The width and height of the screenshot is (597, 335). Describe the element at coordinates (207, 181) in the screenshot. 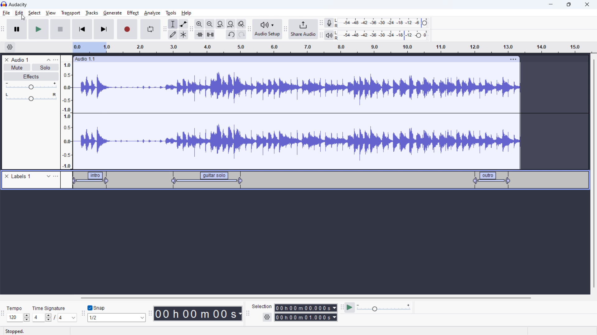

I see `label 2` at that location.